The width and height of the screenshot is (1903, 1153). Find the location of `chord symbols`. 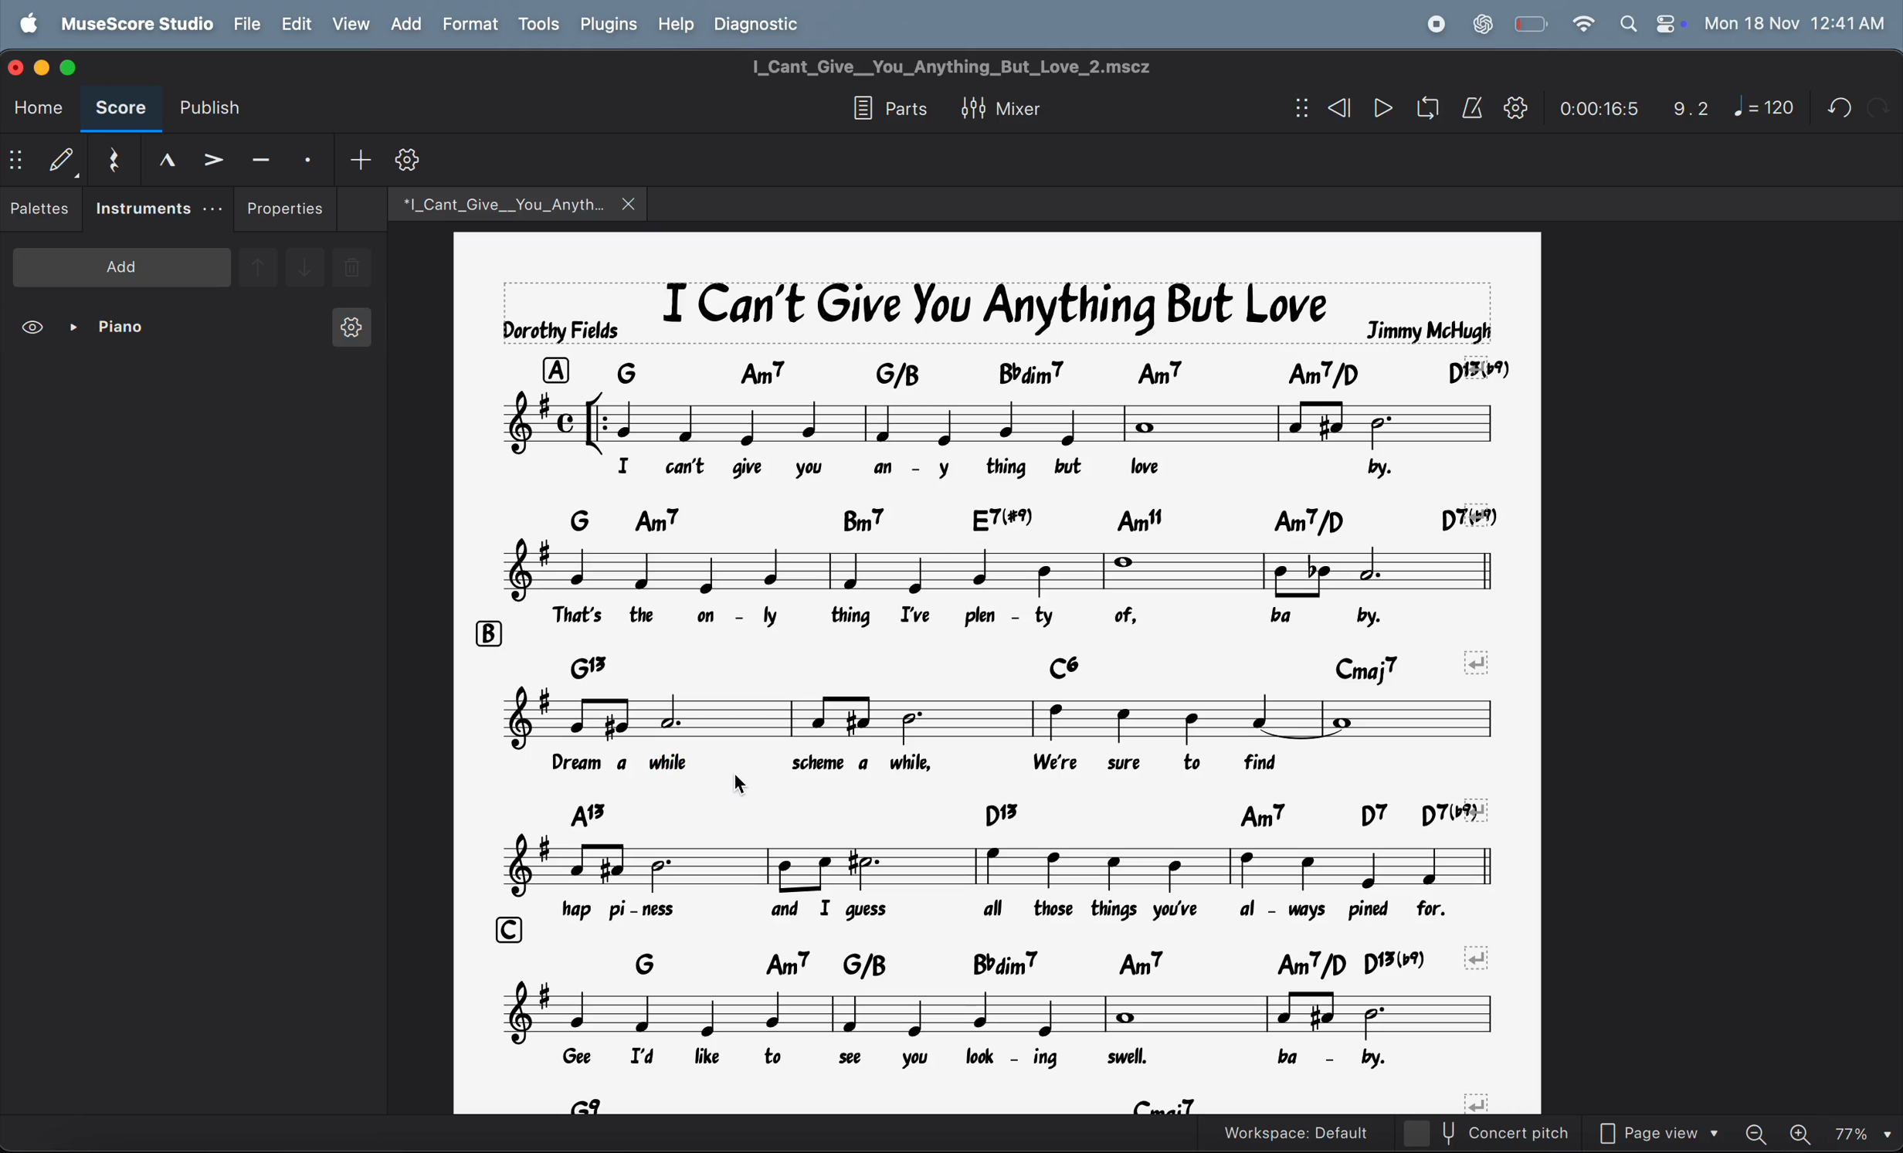

chord symbols is located at coordinates (1026, 519).